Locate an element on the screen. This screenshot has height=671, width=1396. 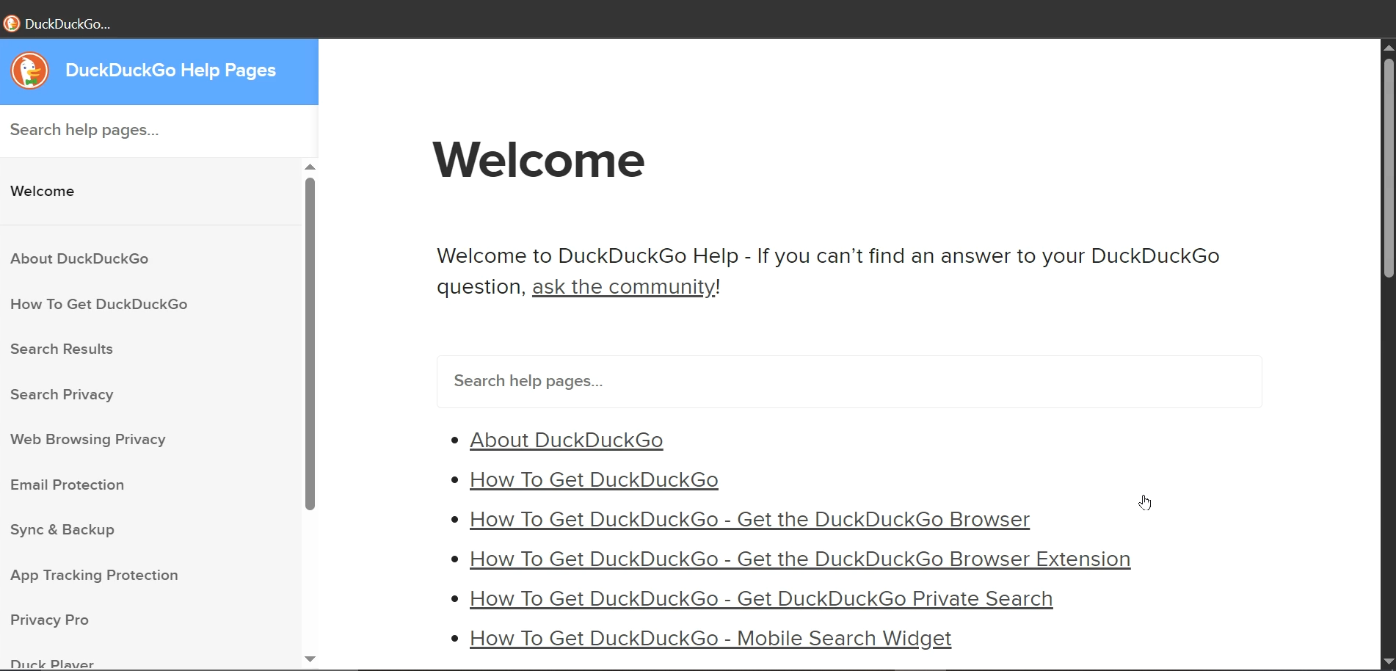
Email Protection is located at coordinates (66, 485).